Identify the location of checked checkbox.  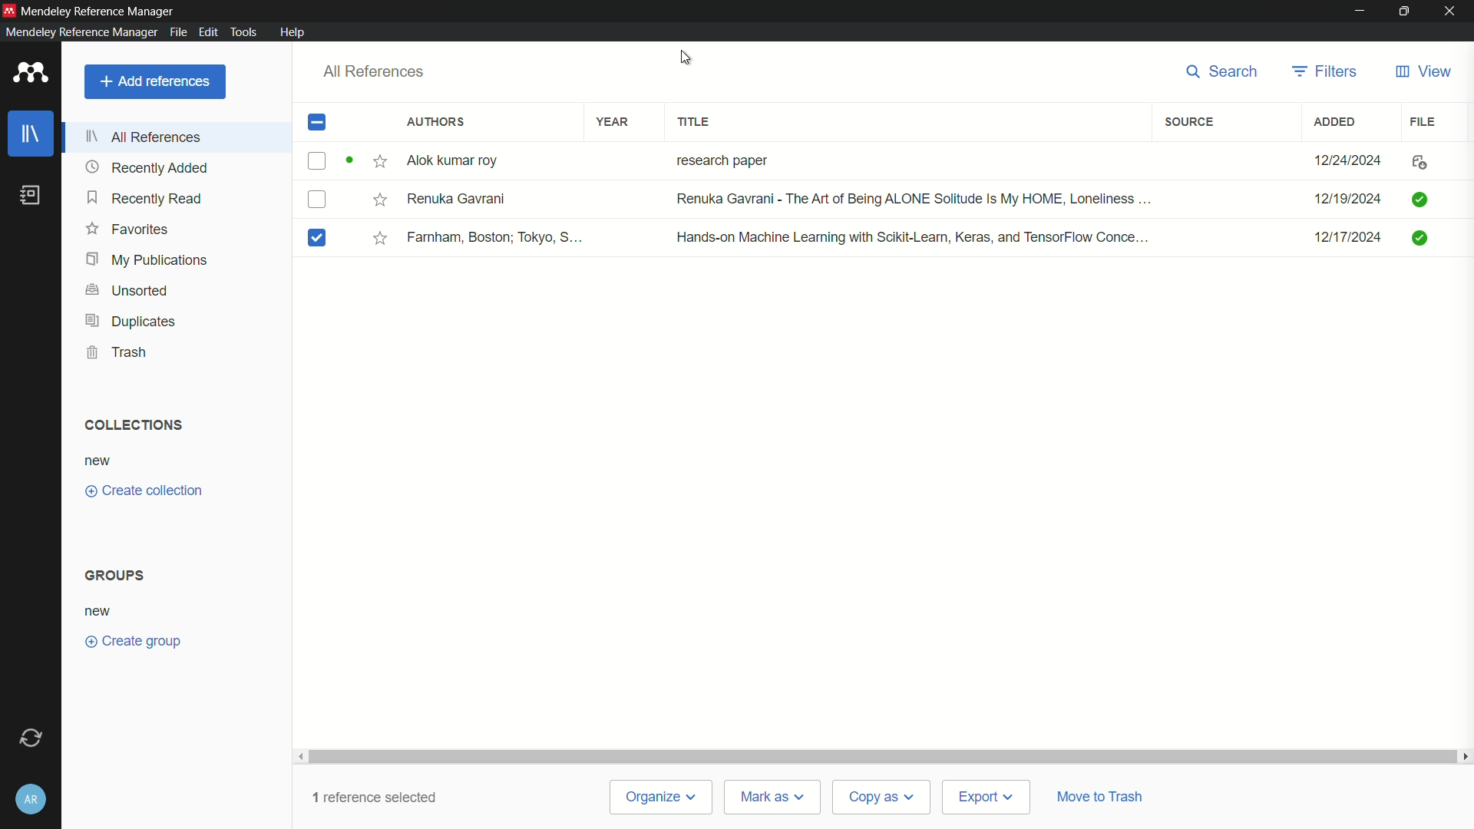
(316, 238).